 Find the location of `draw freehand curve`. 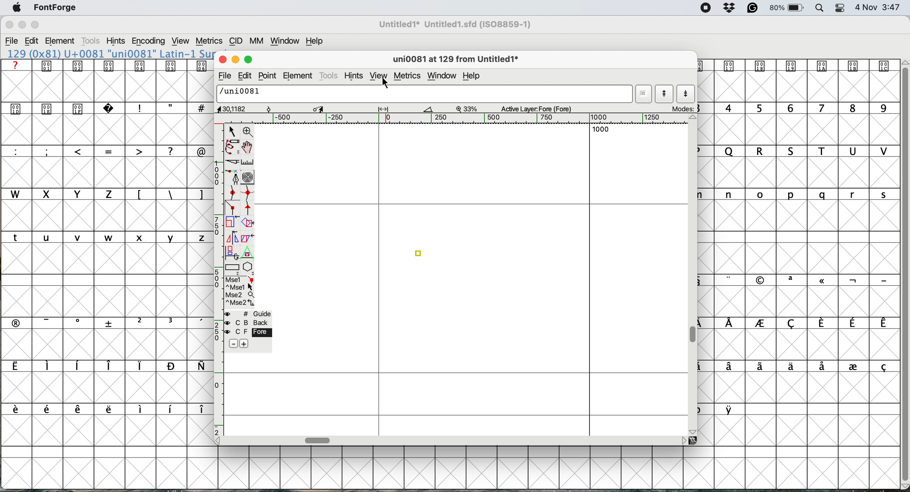

draw freehand curve is located at coordinates (232, 146).